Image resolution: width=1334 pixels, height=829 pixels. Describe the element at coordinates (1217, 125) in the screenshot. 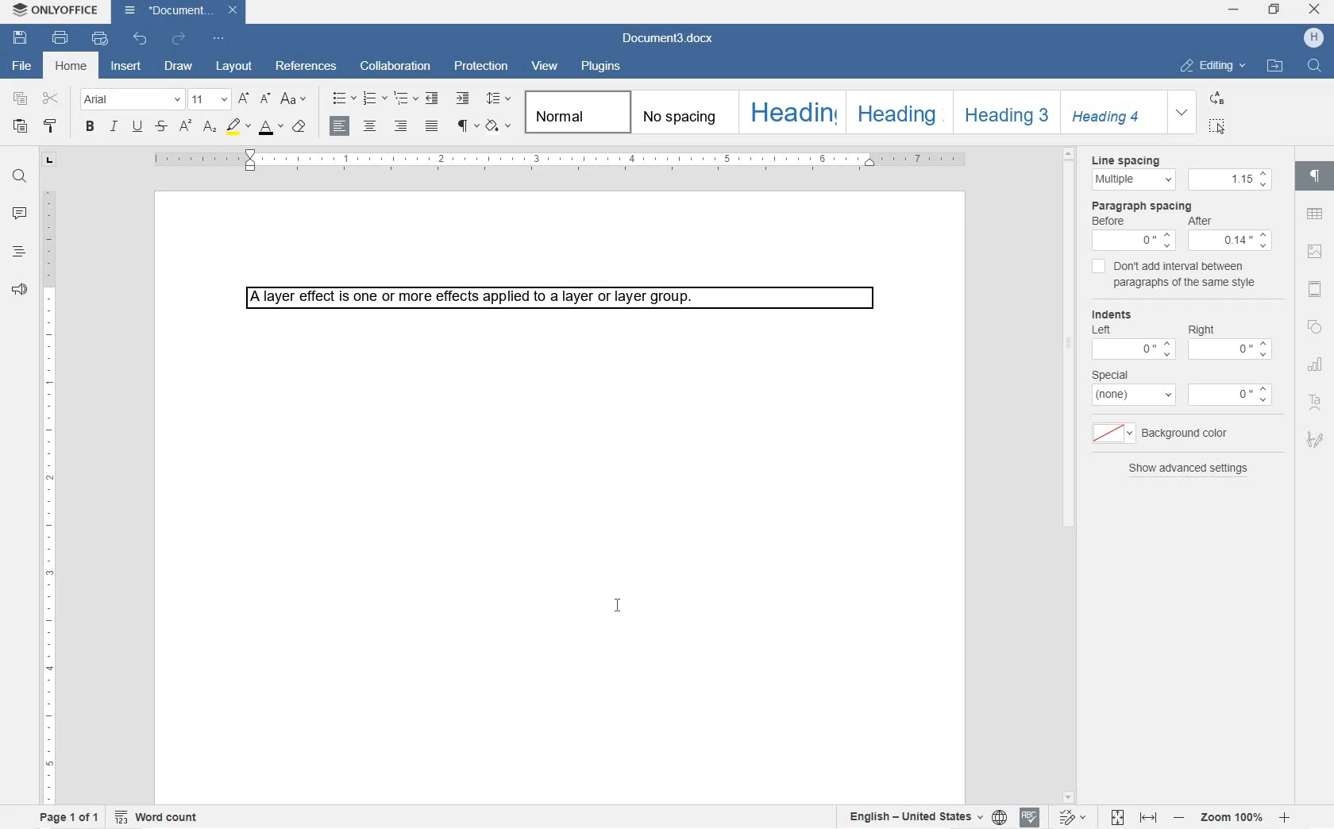

I see `SELECT ALL` at that location.